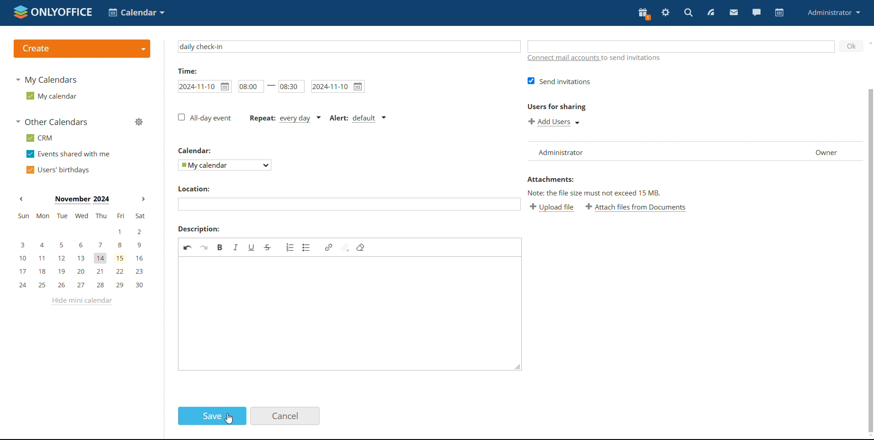 Image resolution: width=874 pixels, height=440 pixels. Describe the element at coordinates (38, 138) in the screenshot. I see `crm` at that location.